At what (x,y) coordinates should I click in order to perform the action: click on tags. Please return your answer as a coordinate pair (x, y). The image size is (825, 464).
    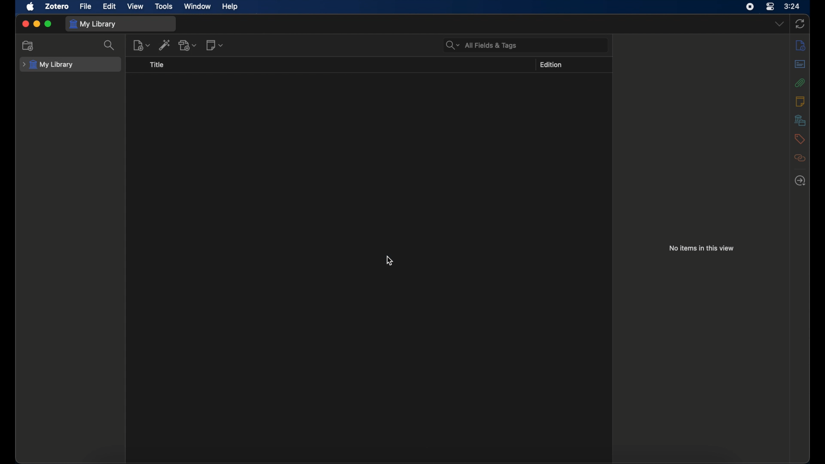
    Looking at the image, I should click on (799, 139).